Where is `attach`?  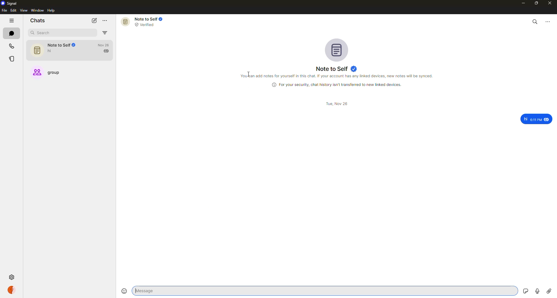 attach is located at coordinates (549, 291).